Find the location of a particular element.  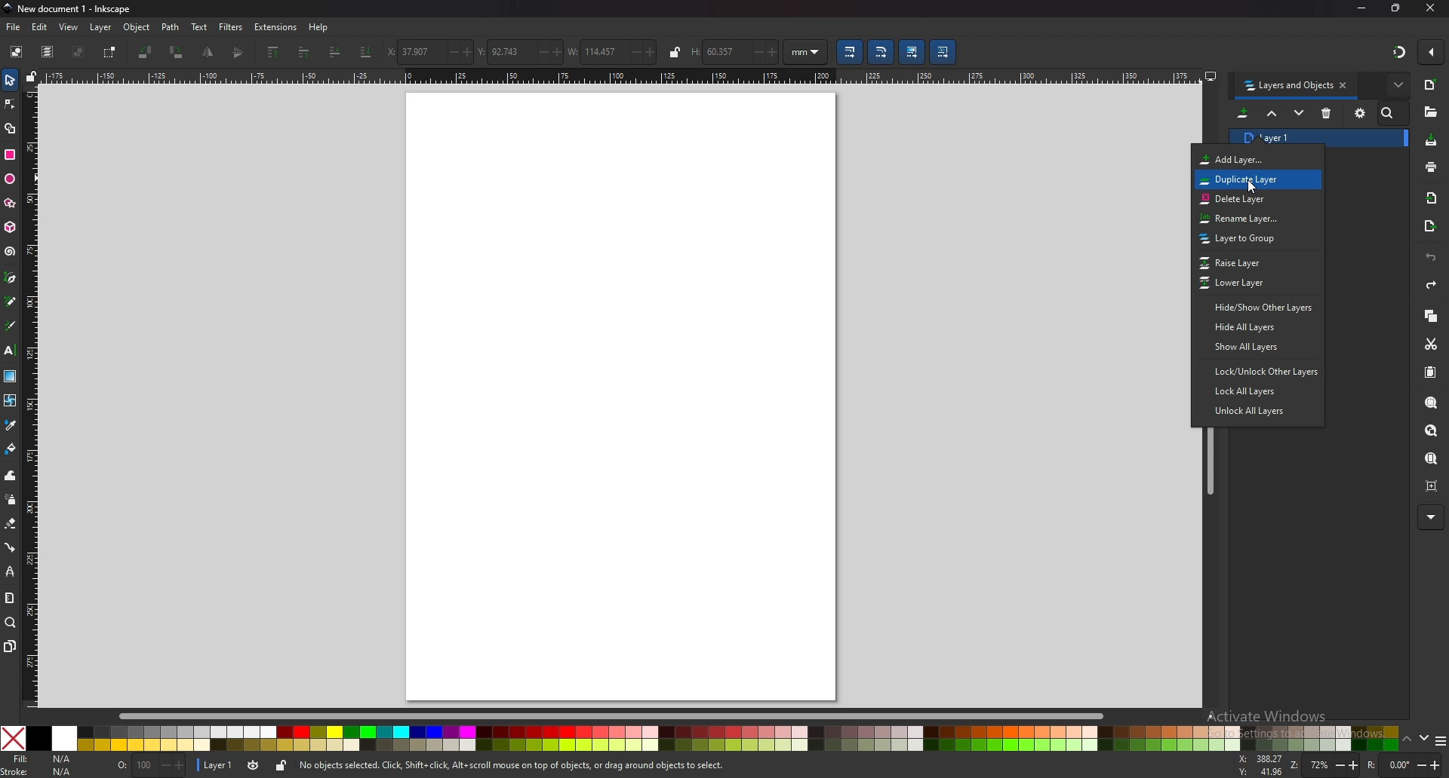

more colors is located at coordinates (1441, 741).